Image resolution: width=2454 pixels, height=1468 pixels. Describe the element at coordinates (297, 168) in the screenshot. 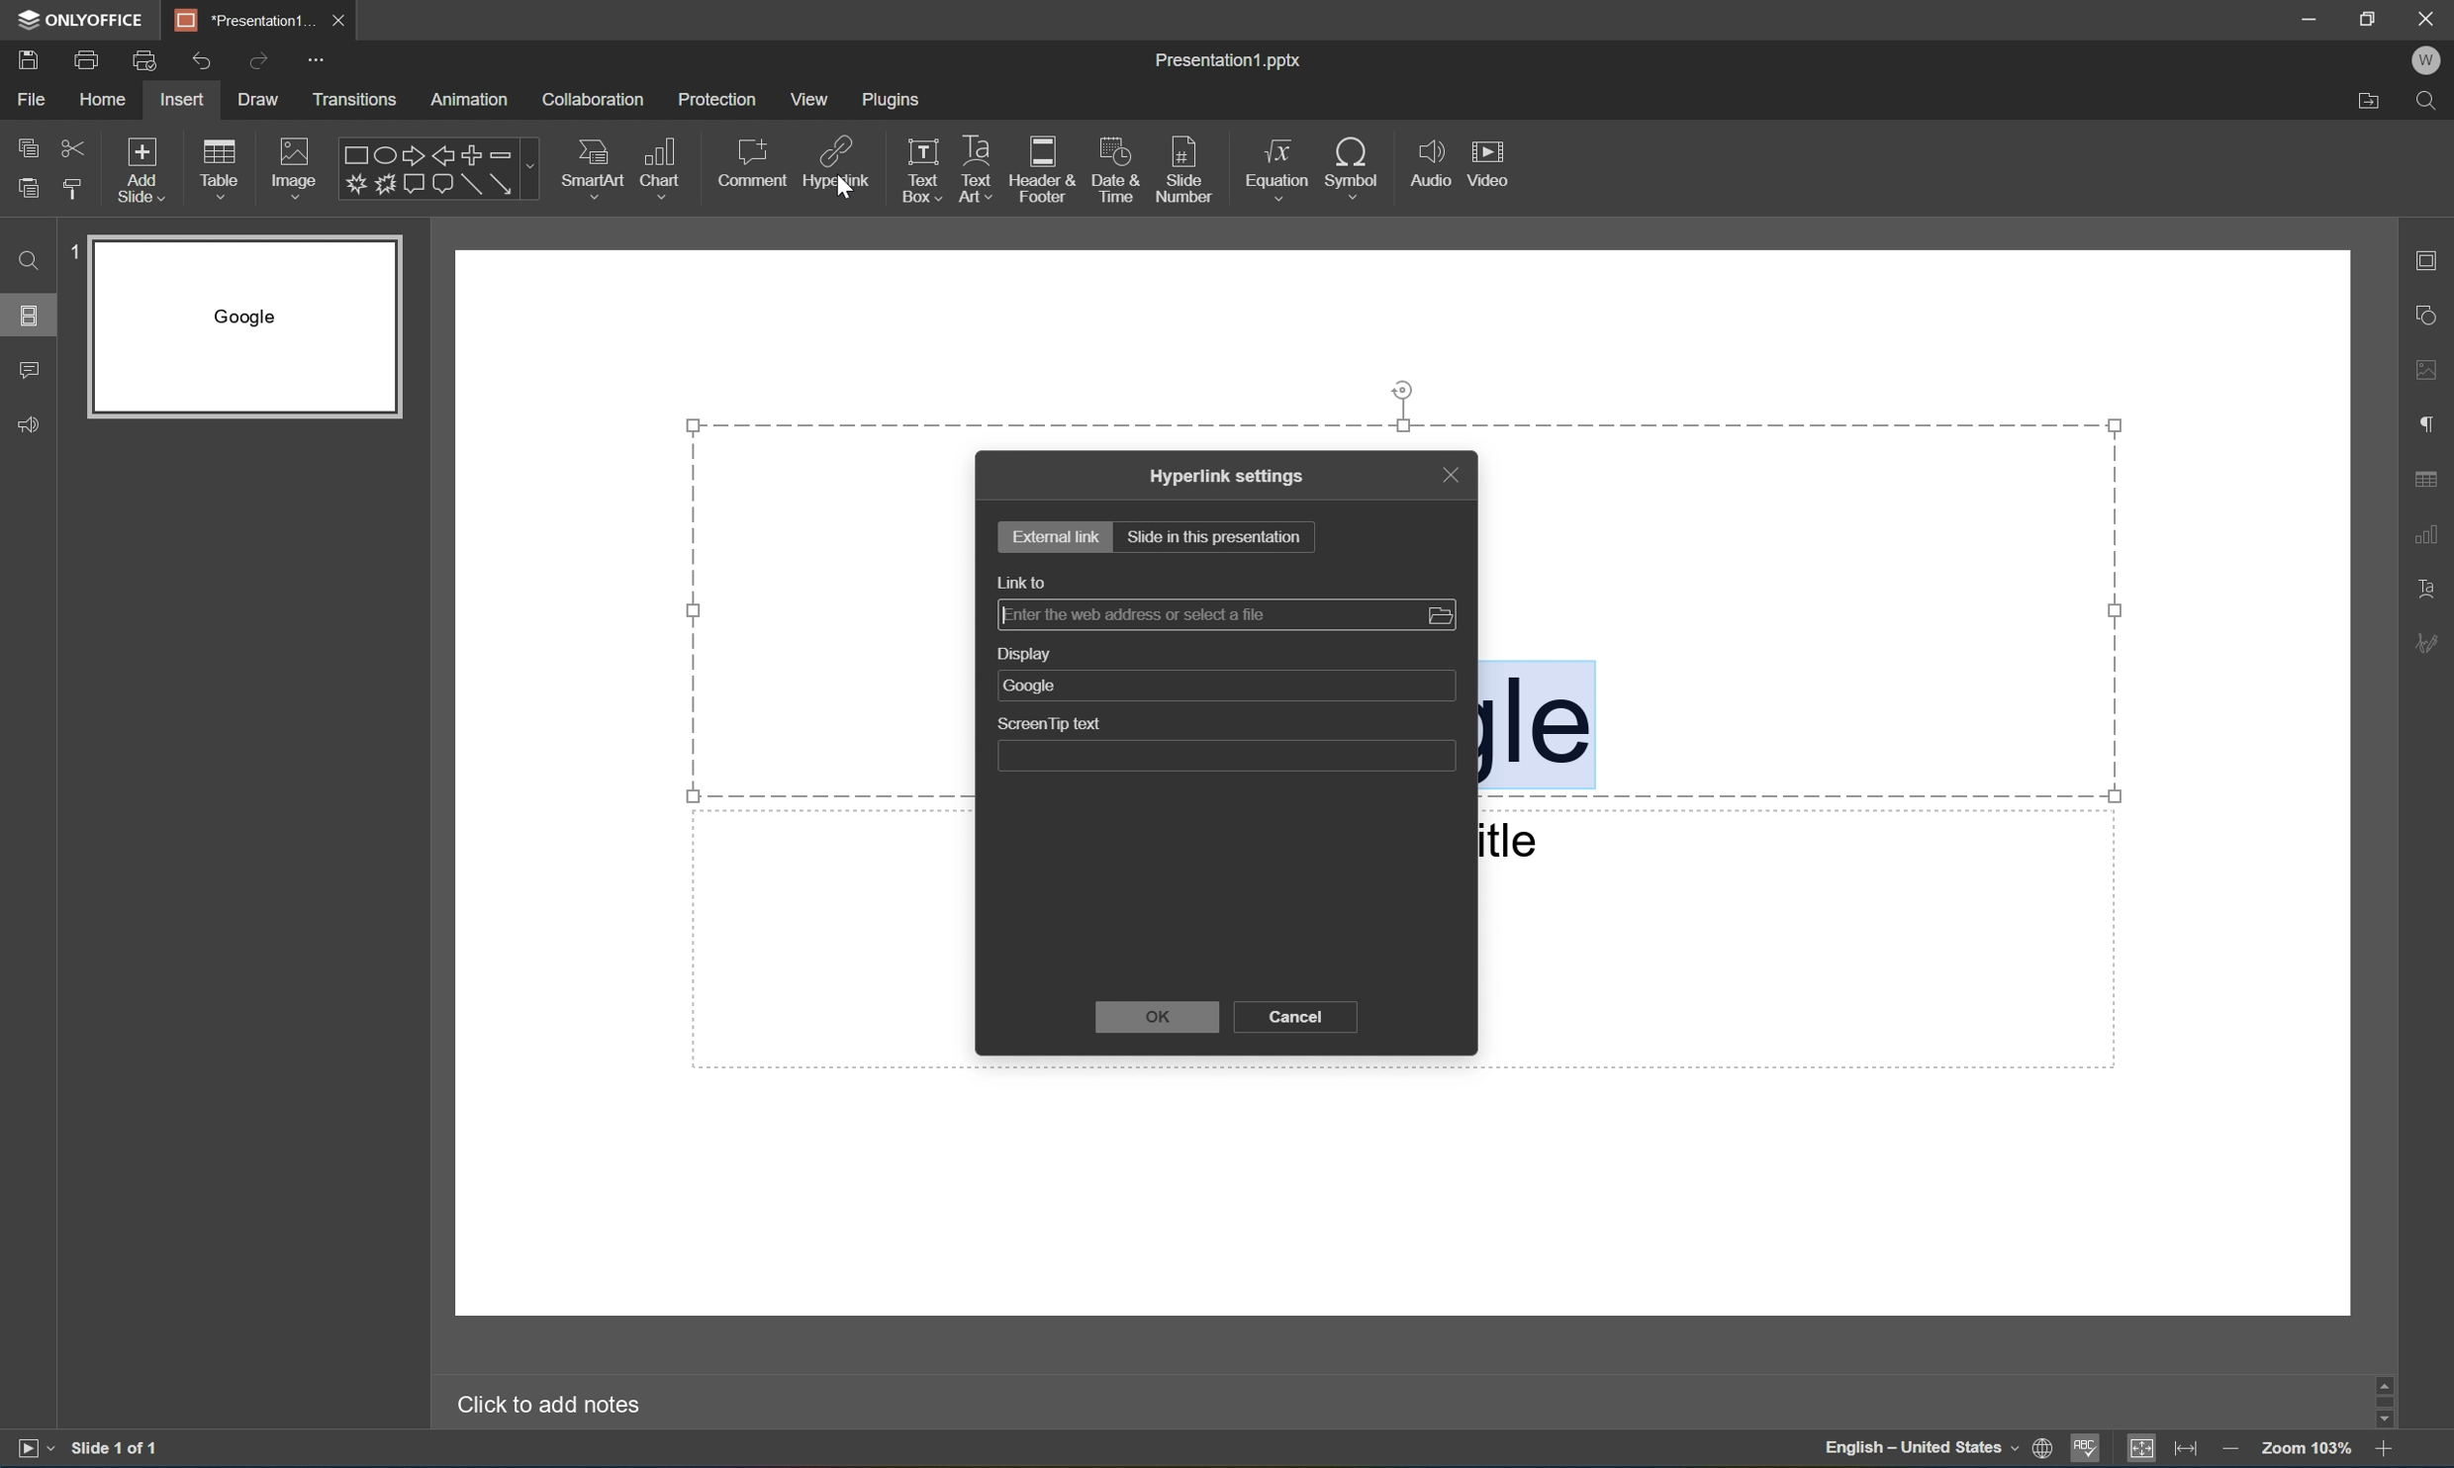

I see `Image` at that location.